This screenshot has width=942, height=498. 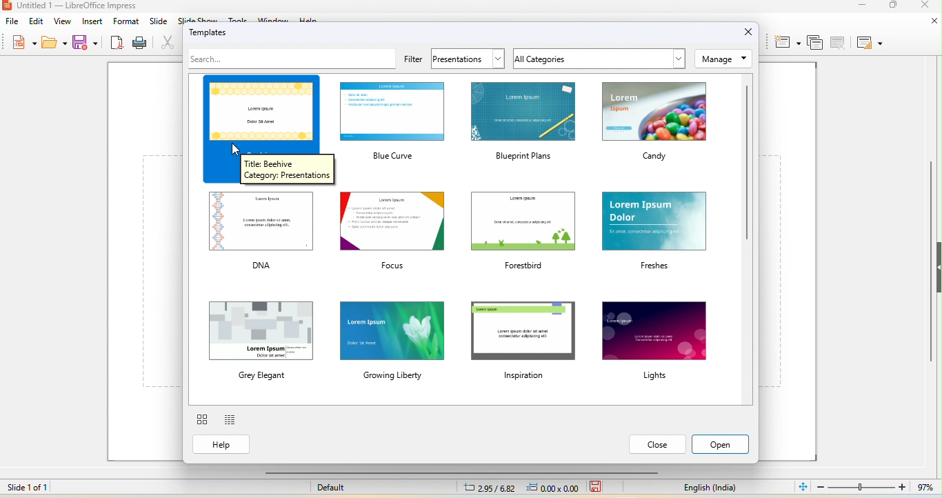 I want to click on view, so click(x=62, y=21).